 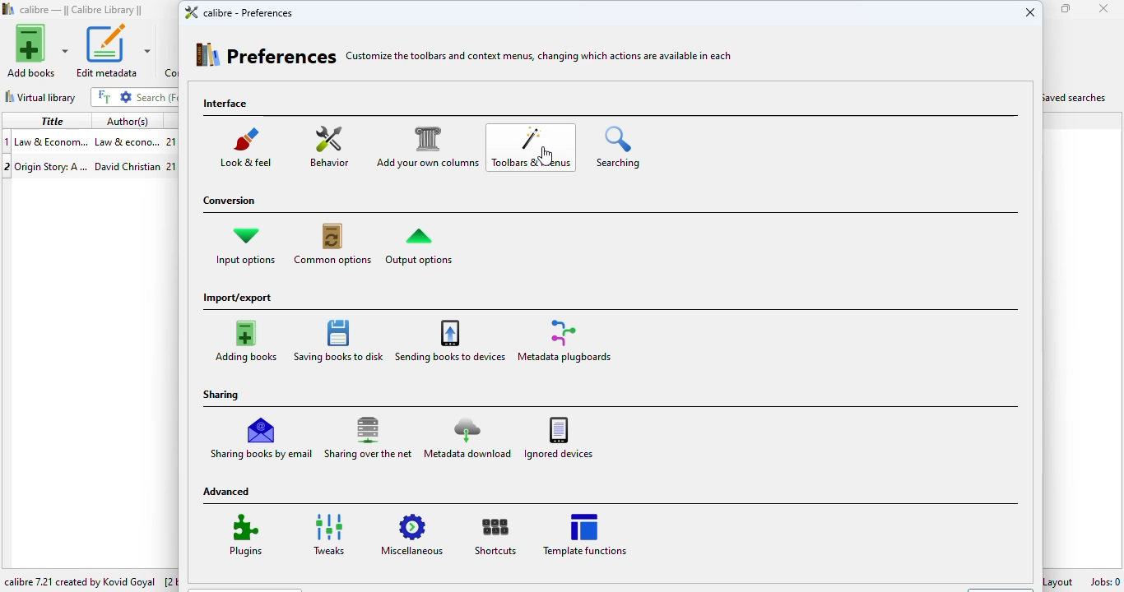 I want to click on import/export, so click(x=238, y=298).